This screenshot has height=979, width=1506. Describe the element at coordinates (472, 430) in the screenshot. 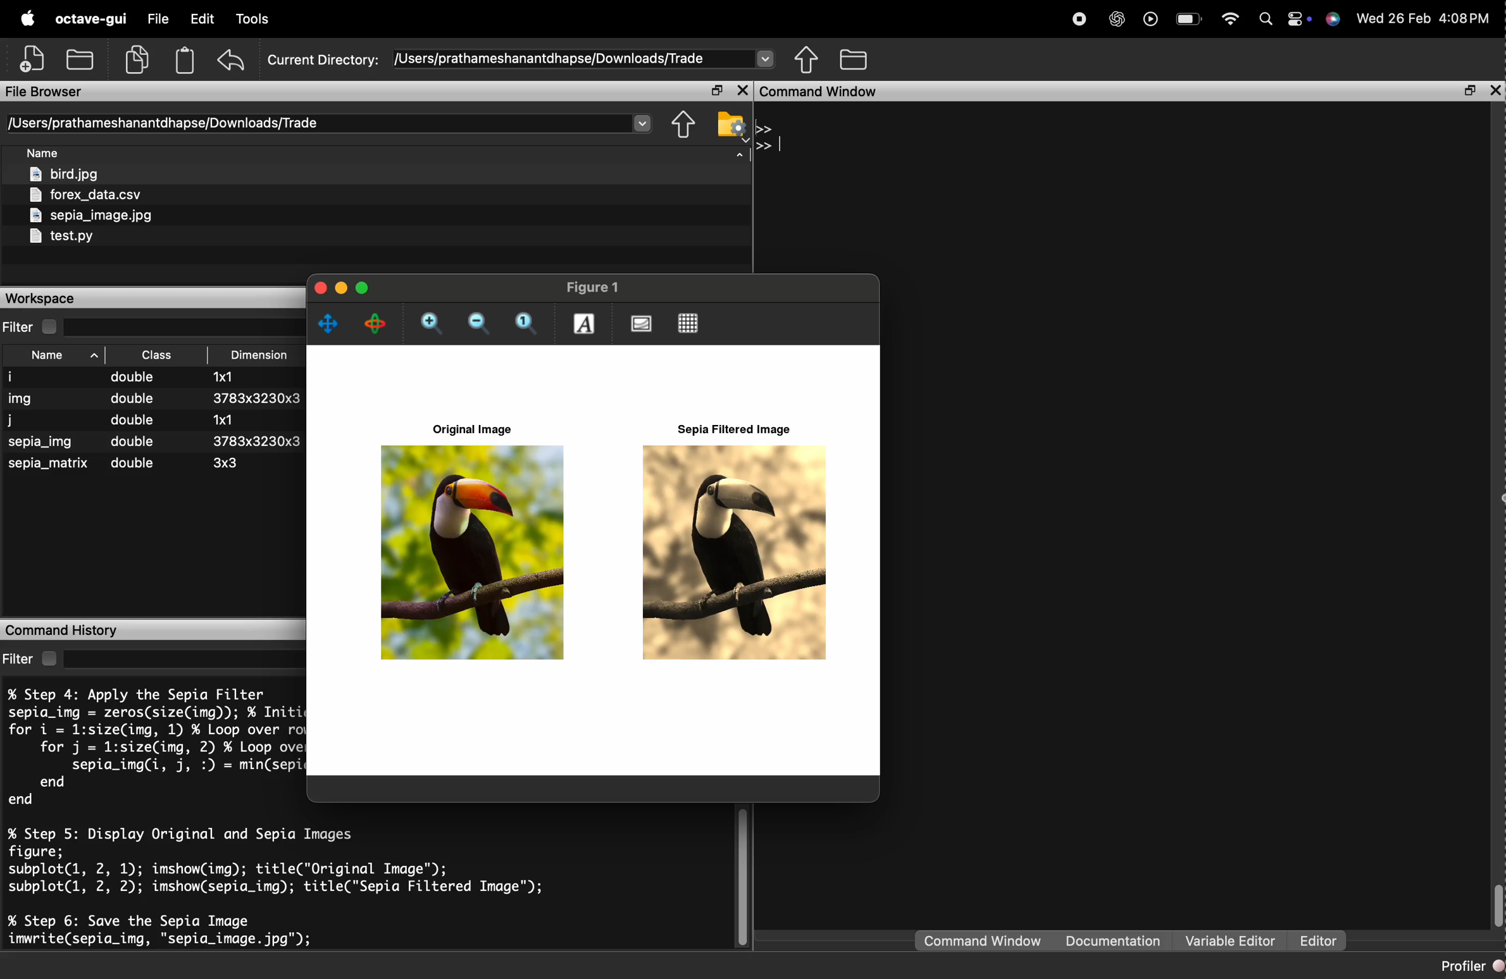

I see `Original Image` at that location.